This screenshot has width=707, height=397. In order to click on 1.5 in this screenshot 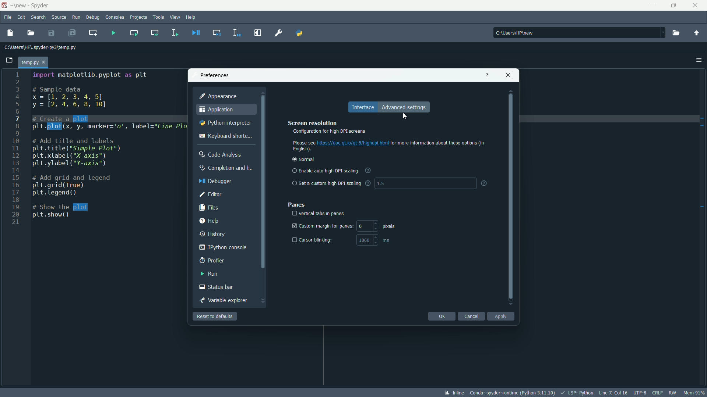, I will do `click(381, 184)`.